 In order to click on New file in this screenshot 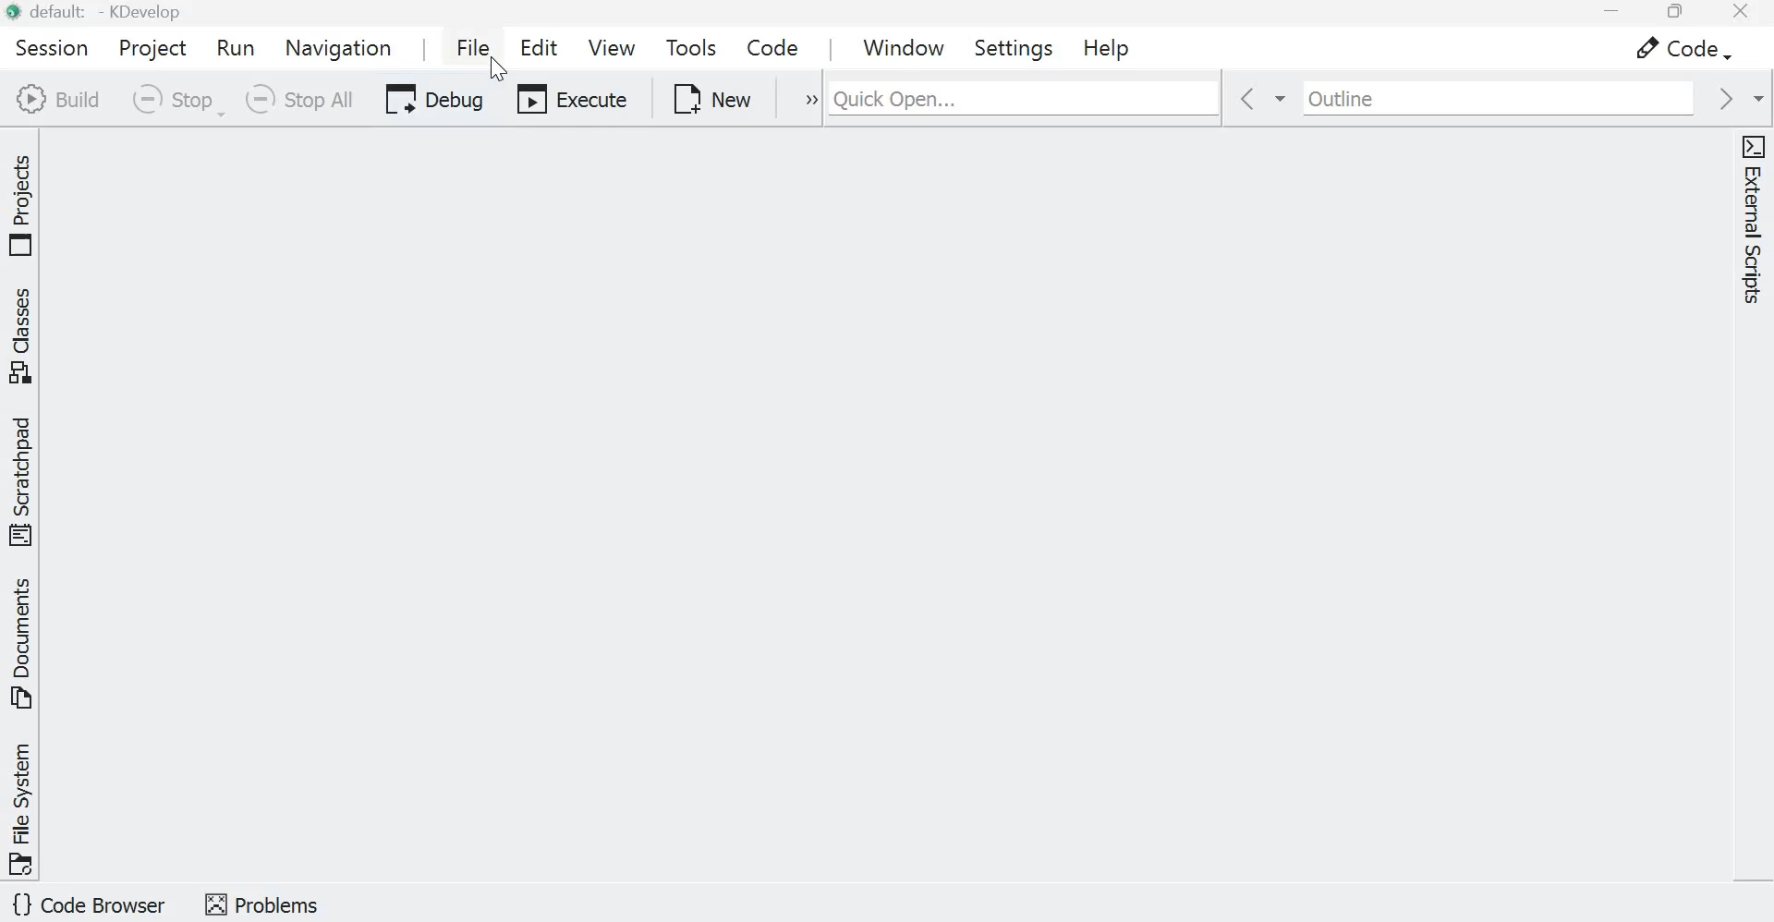, I will do `click(713, 98)`.